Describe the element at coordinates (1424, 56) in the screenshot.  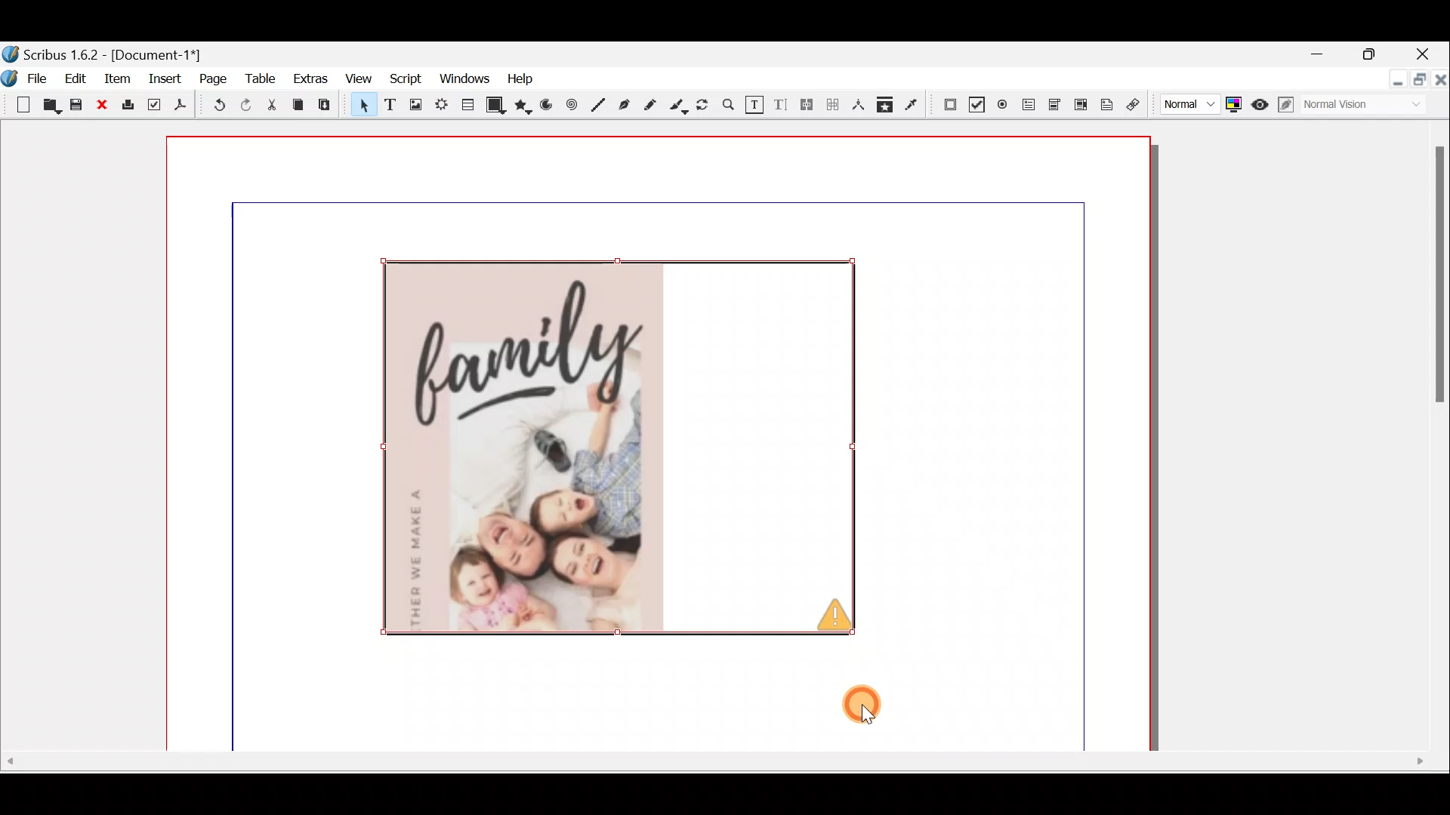
I see `Close` at that location.